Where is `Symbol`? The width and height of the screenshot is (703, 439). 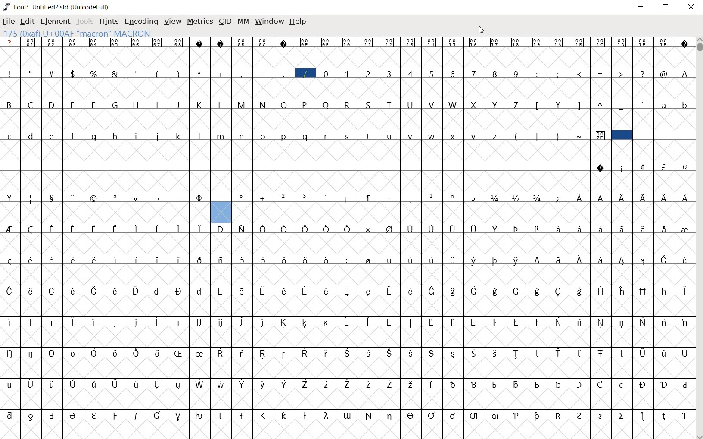
Symbol is located at coordinates (264, 414).